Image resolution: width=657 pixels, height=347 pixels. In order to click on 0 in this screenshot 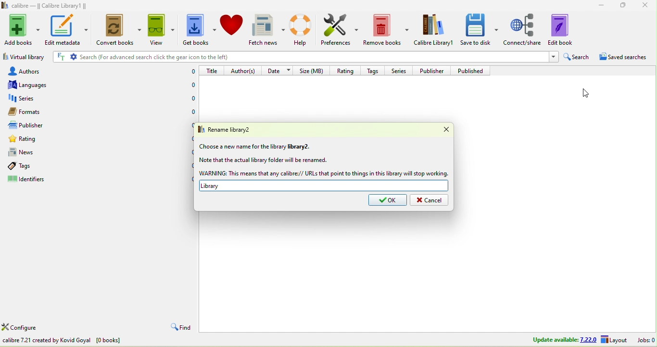, I will do `click(193, 86)`.